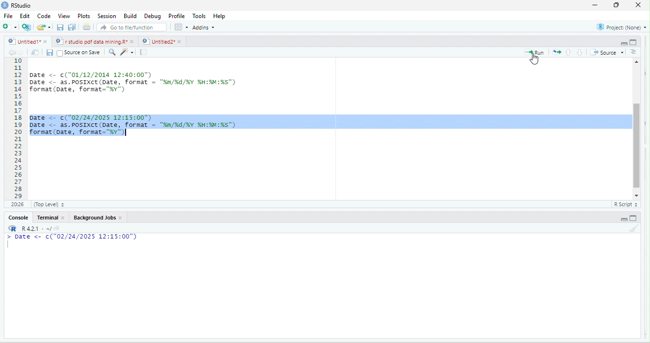 The height and width of the screenshot is (343, 650). Describe the element at coordinates (44, 27) in the screenshot. I see `open an existing file` at that location.